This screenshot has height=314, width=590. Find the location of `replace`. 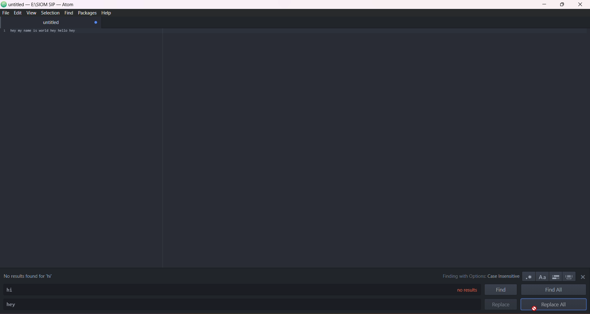

replace is located at coordinates (500, 304).